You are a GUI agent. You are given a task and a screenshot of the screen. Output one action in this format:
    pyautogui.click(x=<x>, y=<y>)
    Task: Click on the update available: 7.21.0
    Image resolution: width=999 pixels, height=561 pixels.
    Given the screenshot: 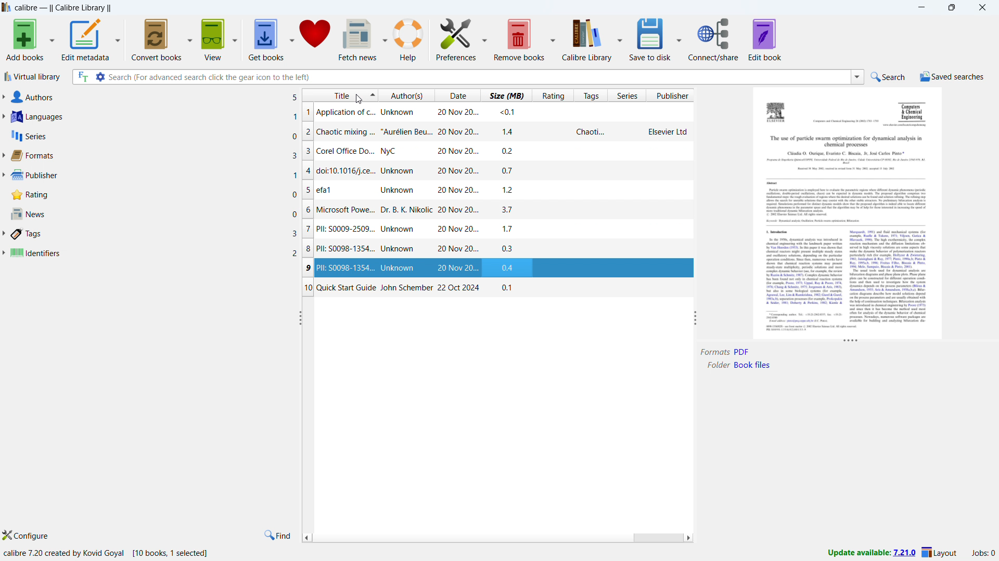 What is the action you would take?
    pyautogui.click(x=871, y=552)
    